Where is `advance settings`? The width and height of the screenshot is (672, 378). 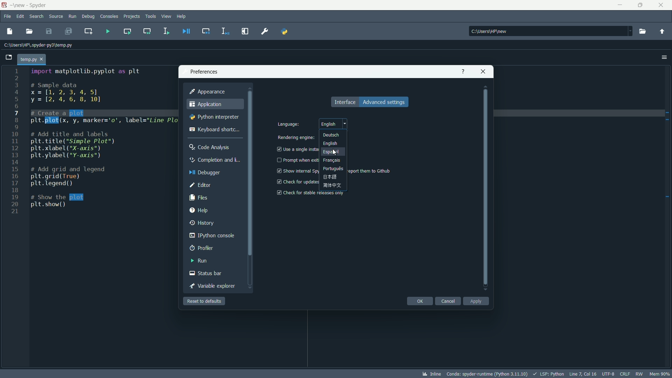
advance settings is located at coordinates (384, 102).